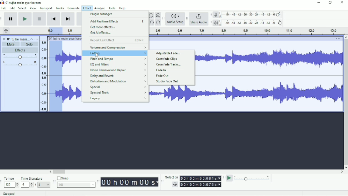 This screenshot has height=196, width=348. I want to click on Play duration, so click(245, 31).